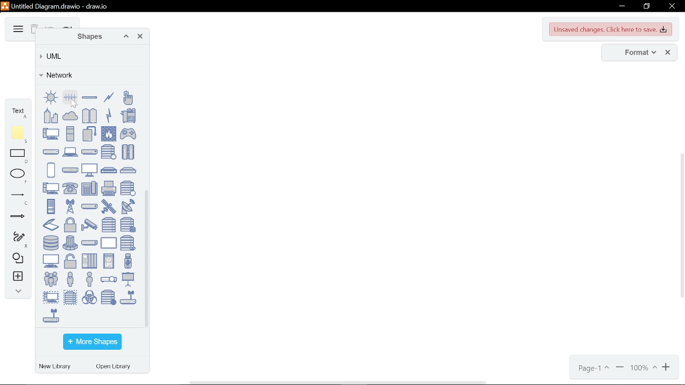 The width and height of the screenshot is (685, 385). What do you see at coordinates (17, 278) in the screenshot?
I see `insert` at bounding box center [17, 278].